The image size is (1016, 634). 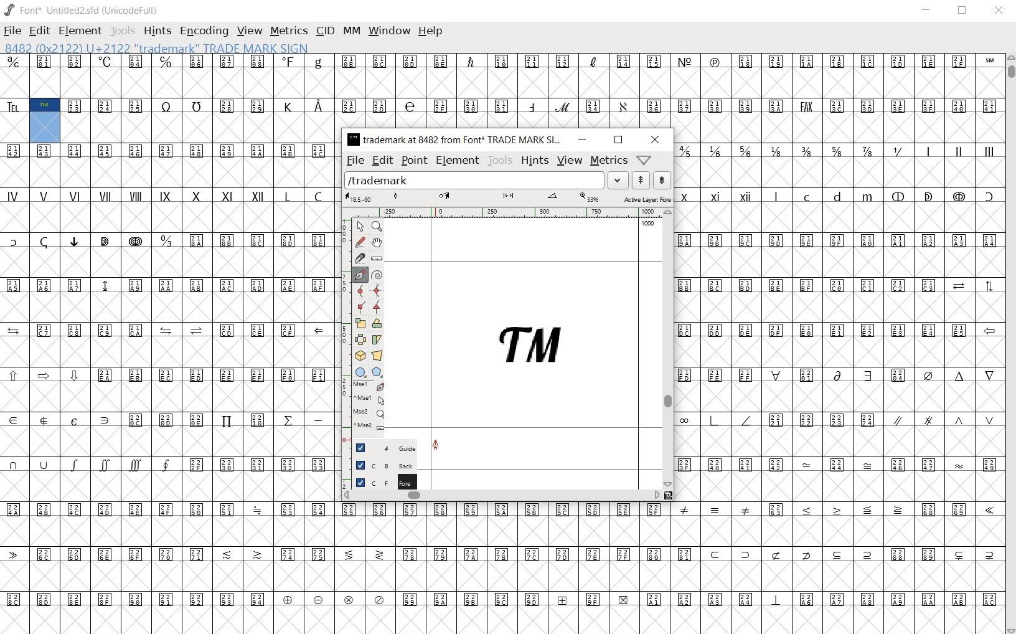 What do you see at coordinates (839, 254) in the screenshot?
I see `symbols` at bounding box center [839, 254].